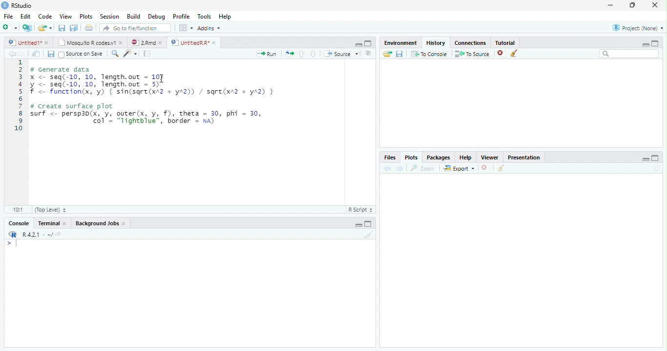  Describe the element at coordinates (17, 5) in the screenshot. I see `RStudio` at that location.